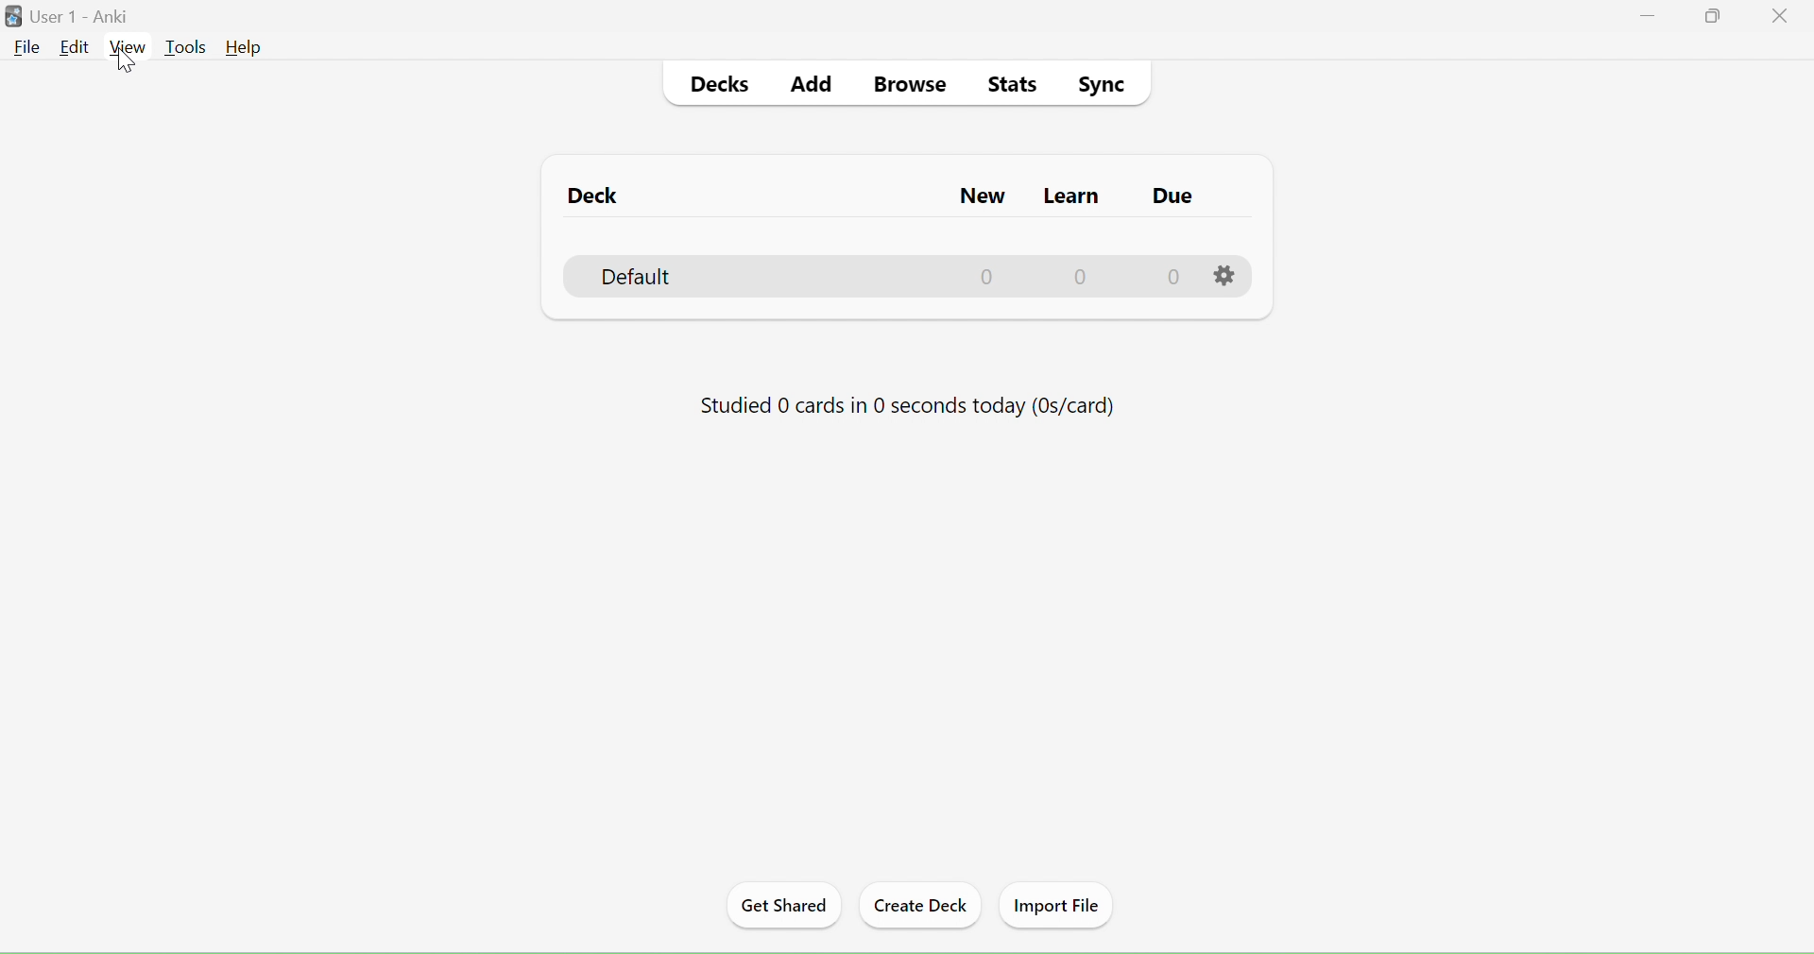 The image size is (1814, 954). Describe the element at coordinates (905, 400) in the screenshot. I see `Studied 0 cards in 0 seconds` at that location.